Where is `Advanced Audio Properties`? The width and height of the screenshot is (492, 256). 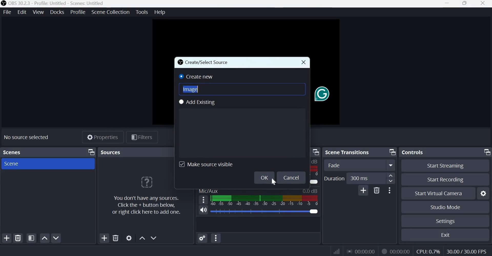 Advanced Audio Properties is located at coordinates (202, 238).